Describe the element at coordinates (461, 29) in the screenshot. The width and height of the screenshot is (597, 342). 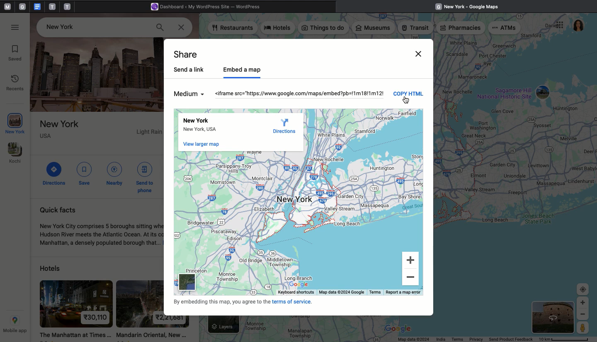
I see `Pharmacies` at that location.